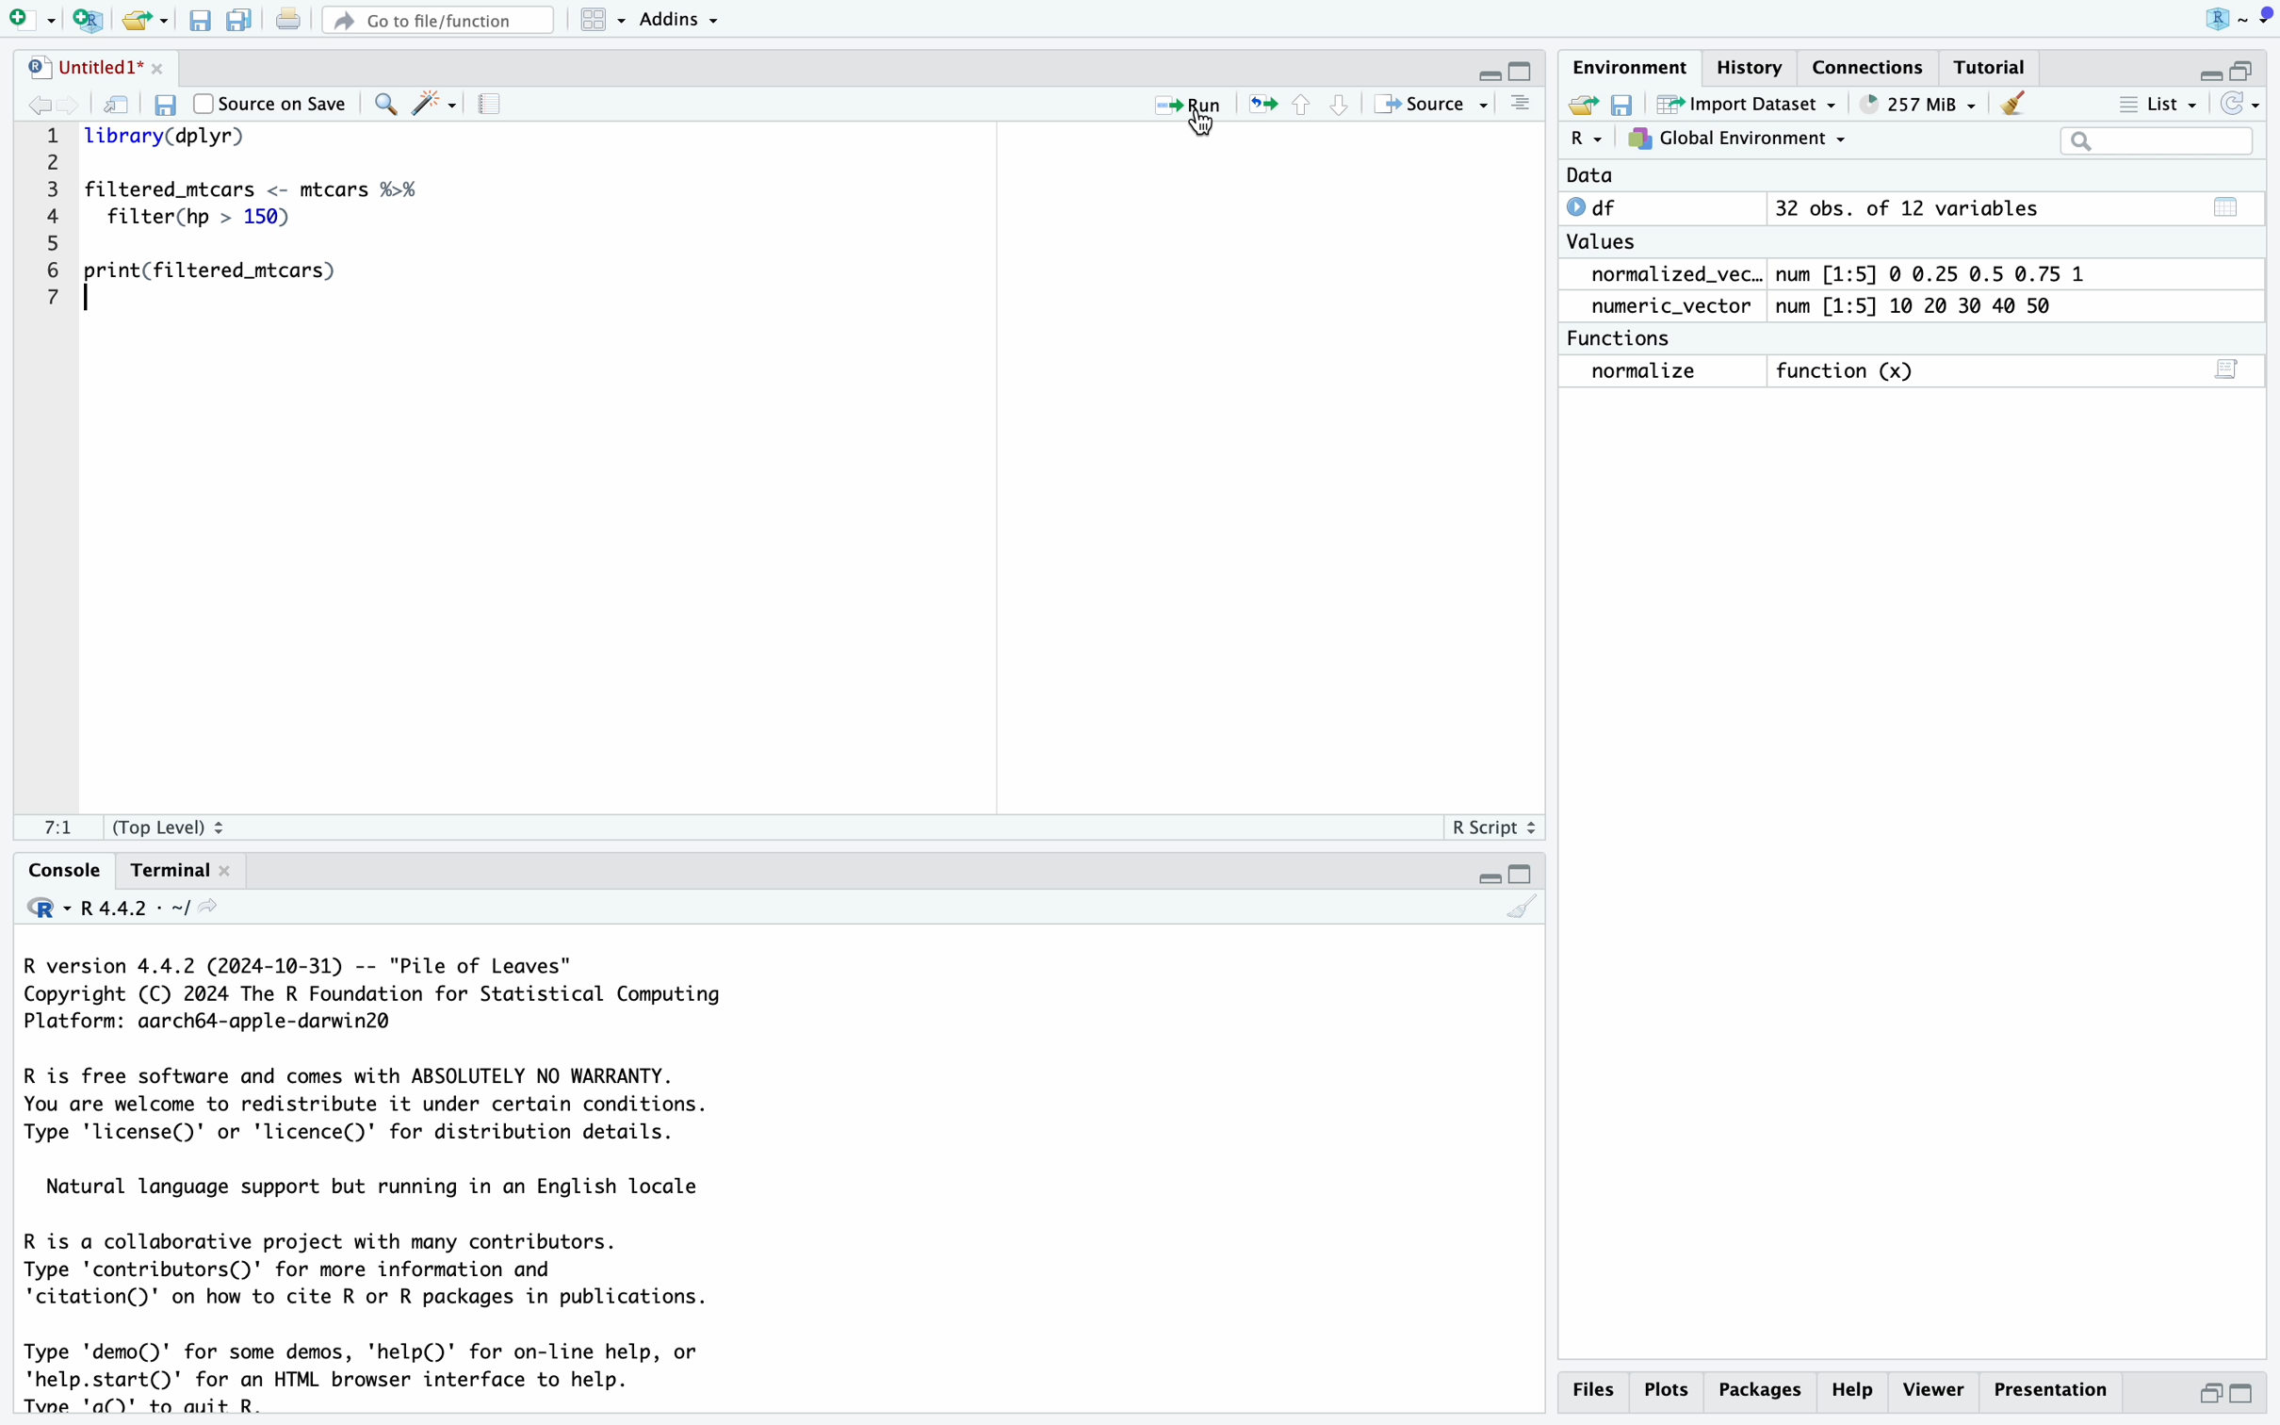 This screenshot has width=2280, height=1425. Describe the element at coordinates (260, 214) in the screenshot. I see `library(dplyr) filtered_mtcars <- mtcars %>%filter(hp > 150)rint(filtered_mtcars)` at that location.